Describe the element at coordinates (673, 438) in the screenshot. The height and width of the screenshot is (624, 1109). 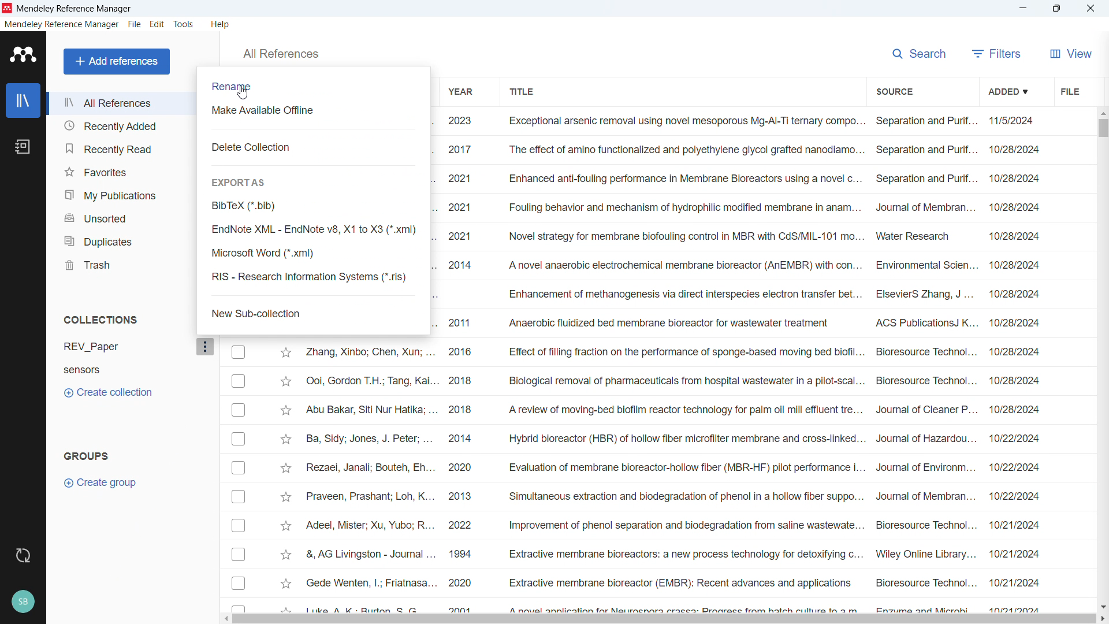
I see `Ba, Sidy; Jones, J. Peter; ... 2014 Hybrid bioreactor (HBR) of hollow fiber microfilter membrane and cross-linked... Journal of Hazardou... 10/22/2024` at that location.